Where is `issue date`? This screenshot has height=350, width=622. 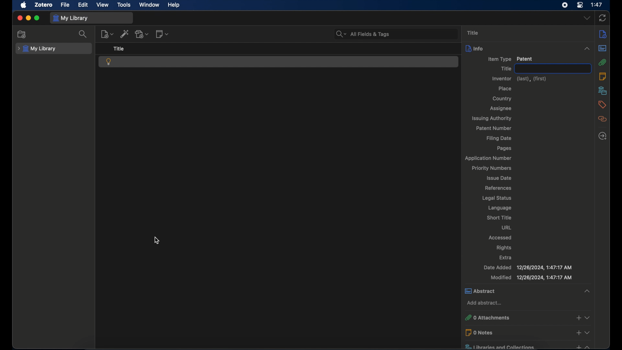
issue date is located at coordinates (498, 178).